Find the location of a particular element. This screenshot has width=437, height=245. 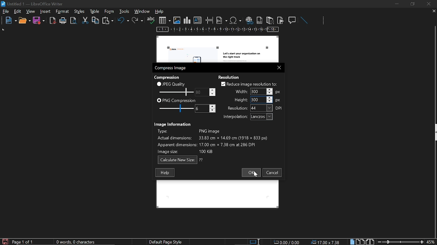

edit is located at coordinates (18, 12).